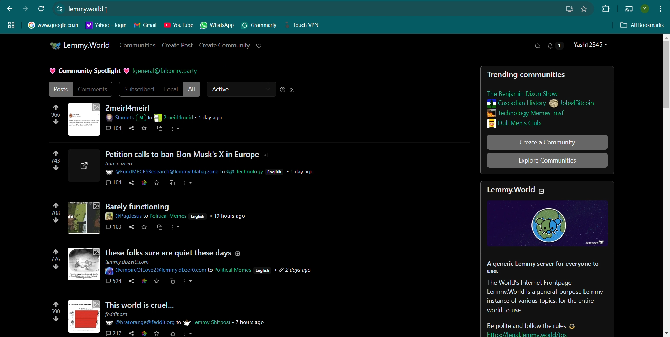 This screenshot has width=670, height=337. I want to click on share, so click(129, 283).